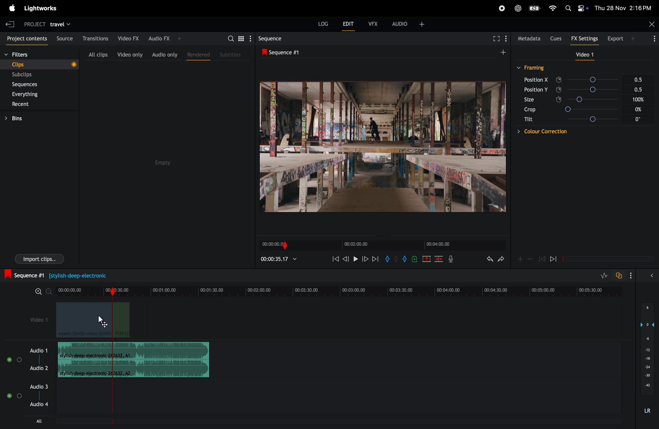 This screenshot has width=659, height=429. Describe the element at coordinates (496, 39) in the screenshot. I see `fullscreen` at that location.